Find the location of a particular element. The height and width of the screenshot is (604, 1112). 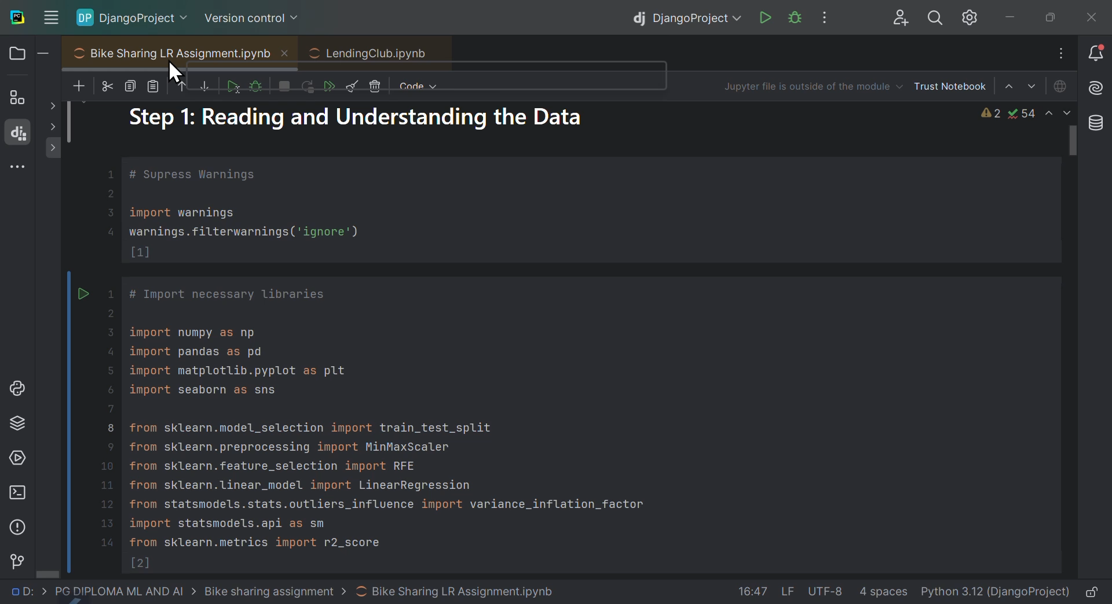

show is located at coordinates (53, 126).